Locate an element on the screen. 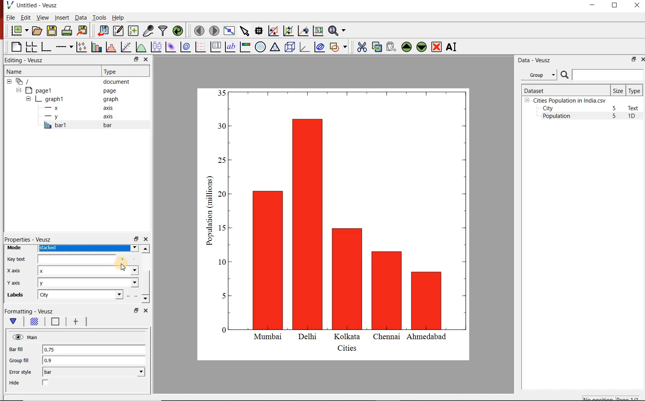 This screenshot has height=401, width=645. Cities Population in India.csv is located at coordinates (569, 100).